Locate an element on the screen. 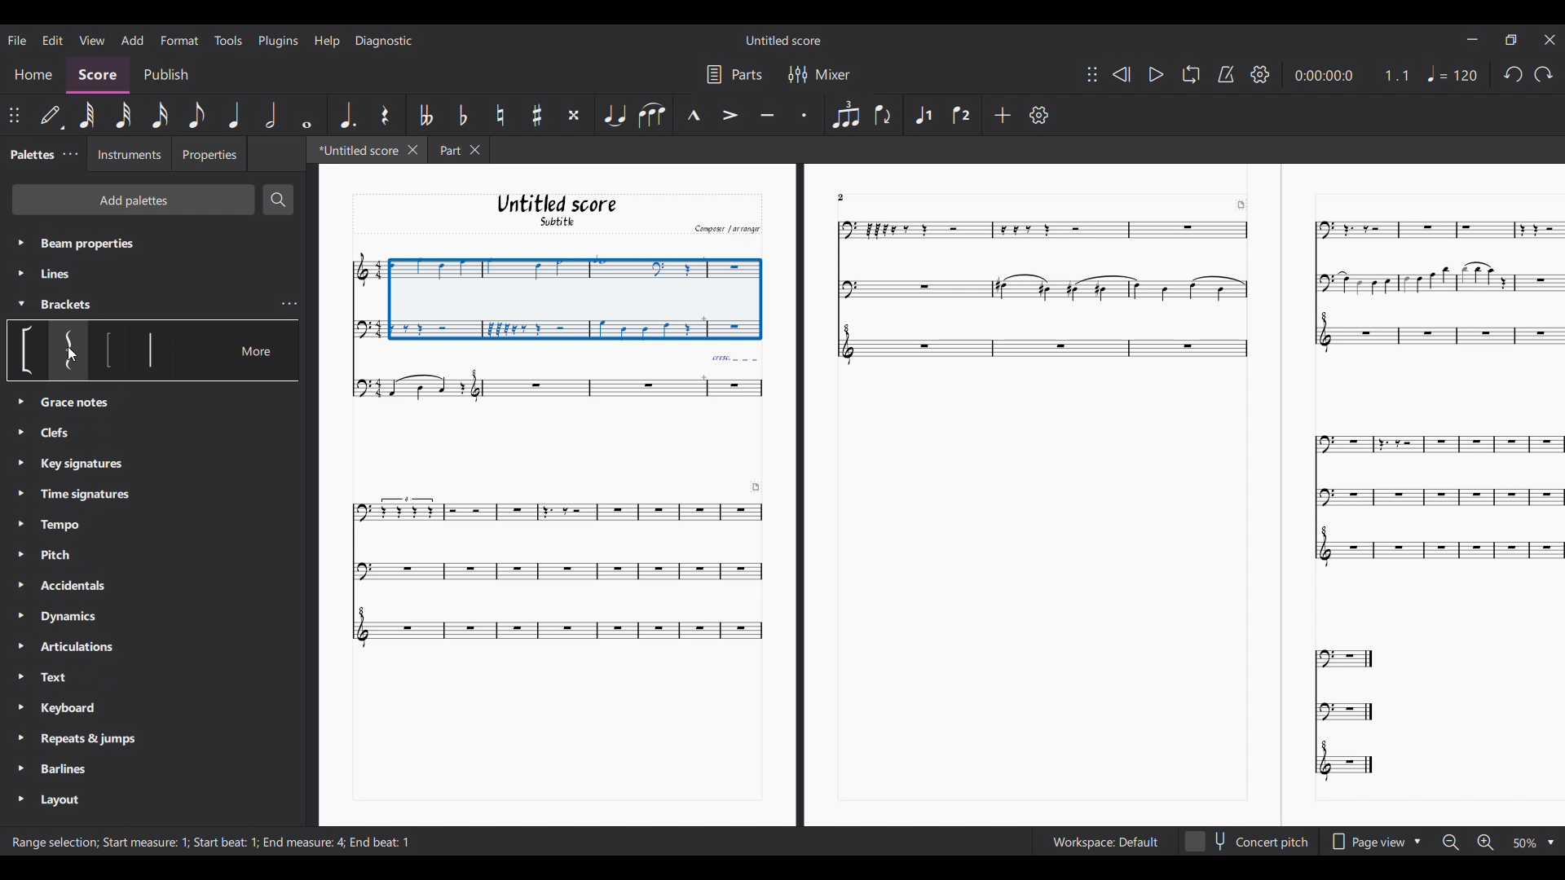  Score  is located at coordinates (99, 77).